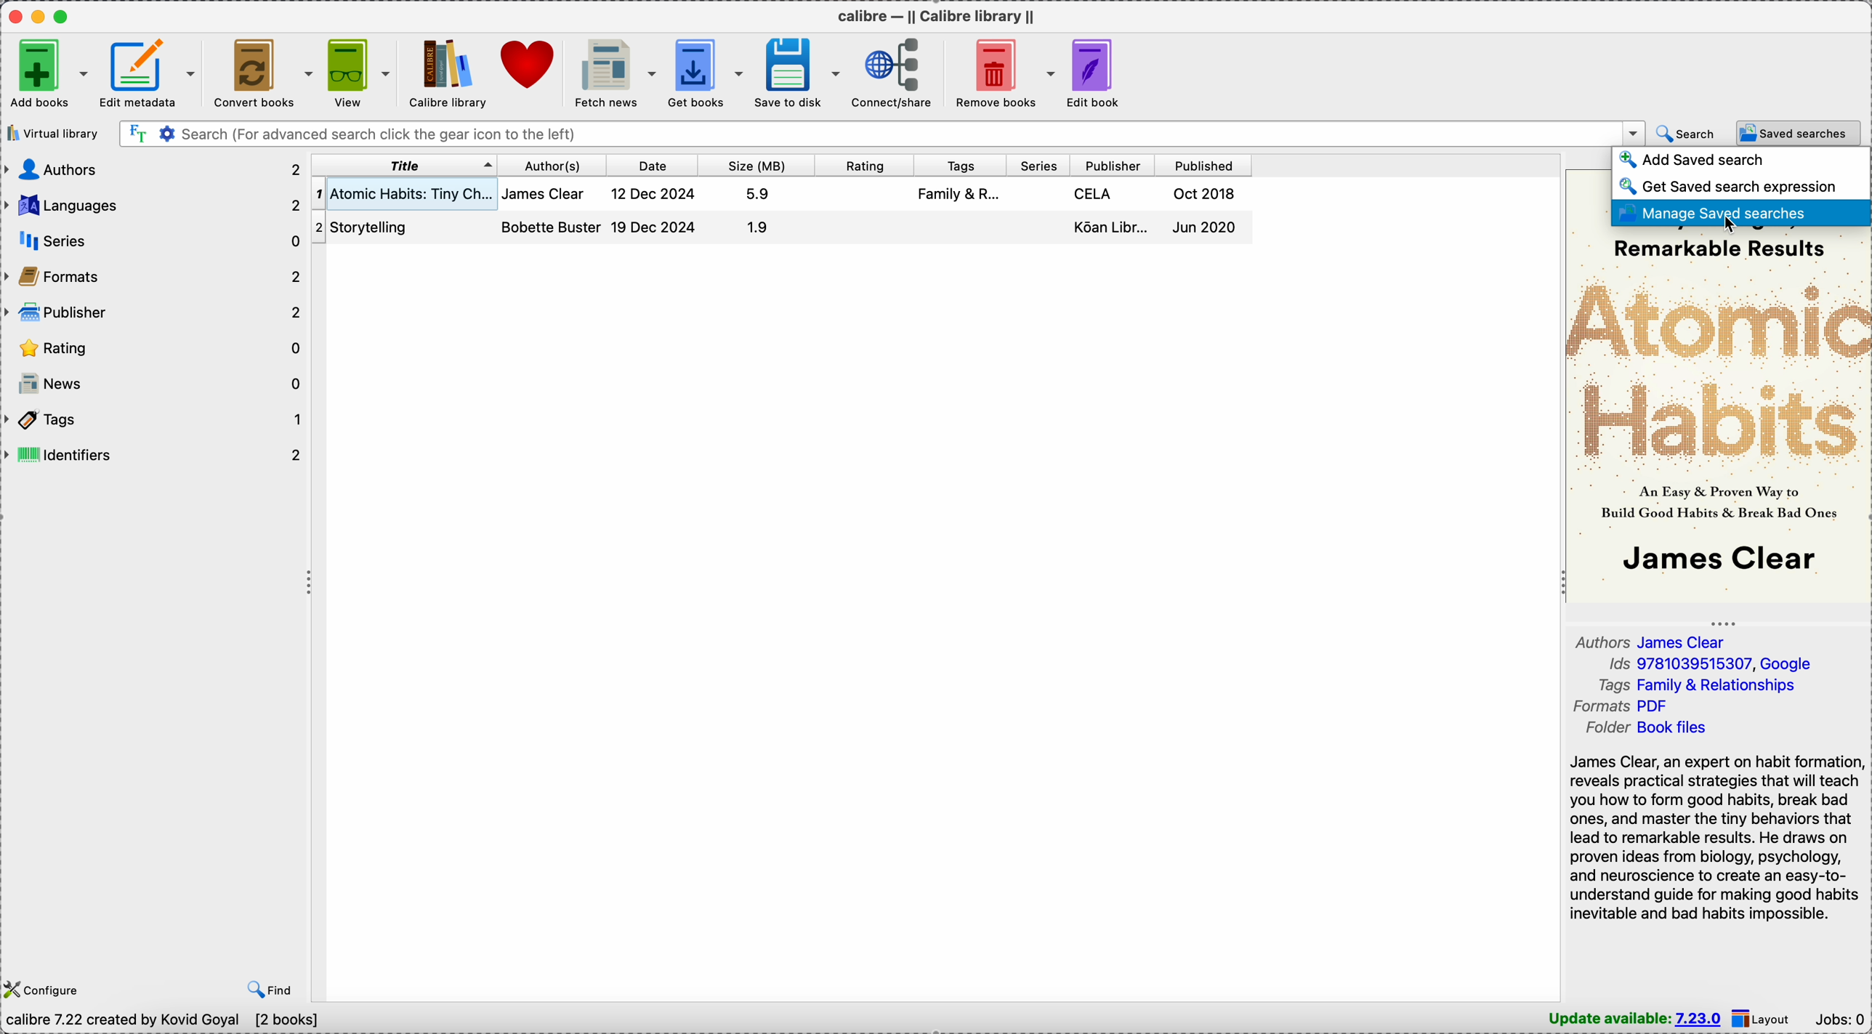 This screenshot has width=1872, height=1034. I want to click on connect/share, so click(892, 72).